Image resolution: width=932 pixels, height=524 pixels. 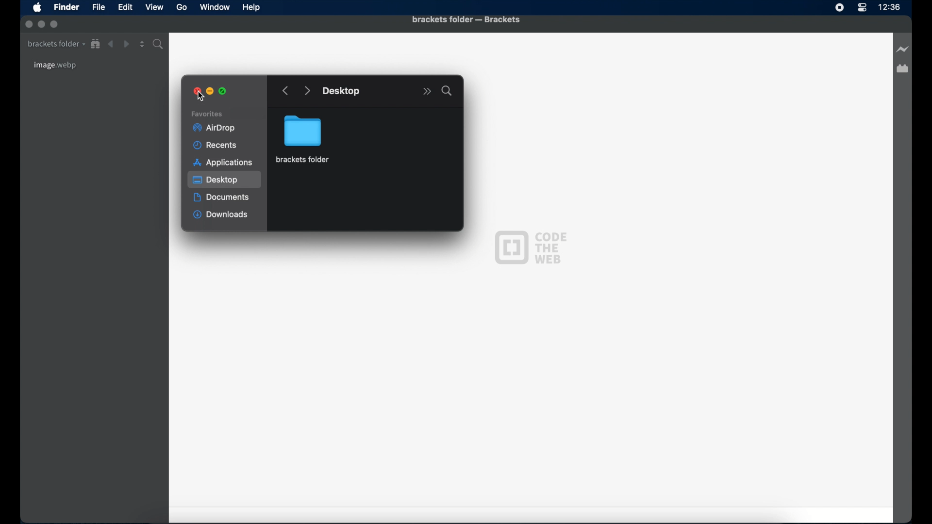 What do you see at coordinates (862, 8) in the screenshot?
I see `control center` at bounding box center [862, 8].